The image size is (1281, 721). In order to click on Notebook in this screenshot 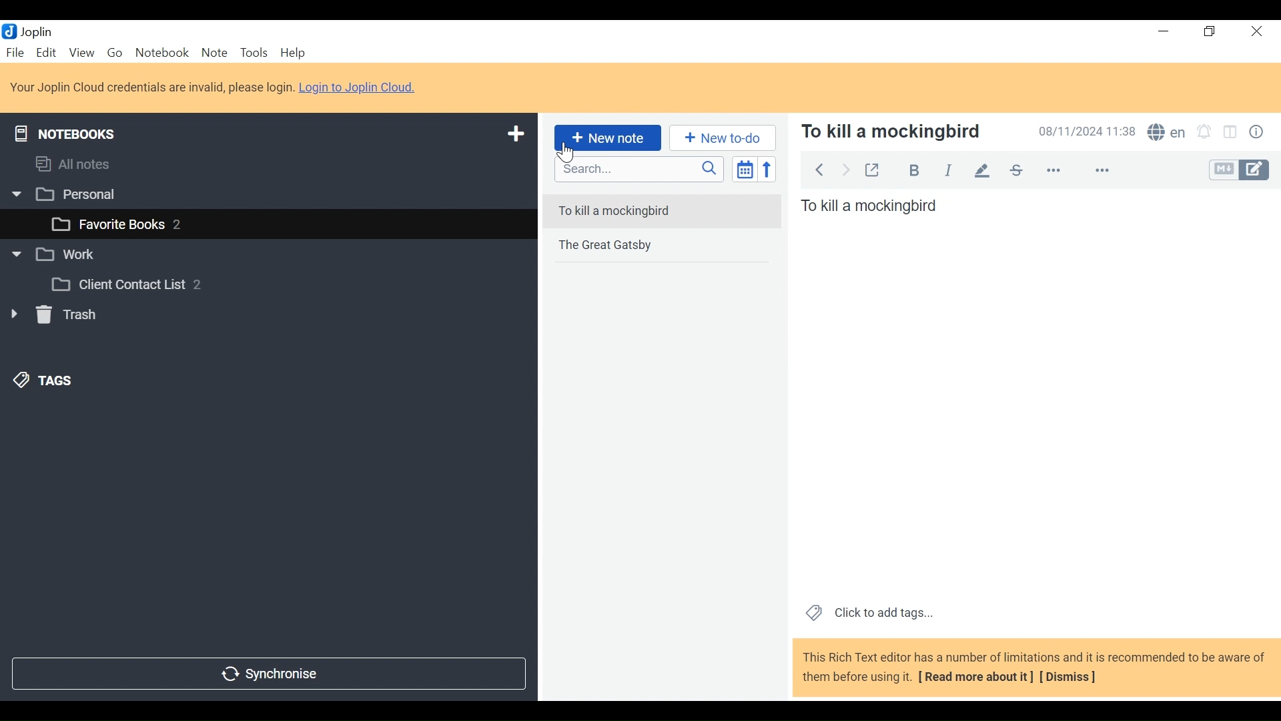, I will do `click(161, 53)`.